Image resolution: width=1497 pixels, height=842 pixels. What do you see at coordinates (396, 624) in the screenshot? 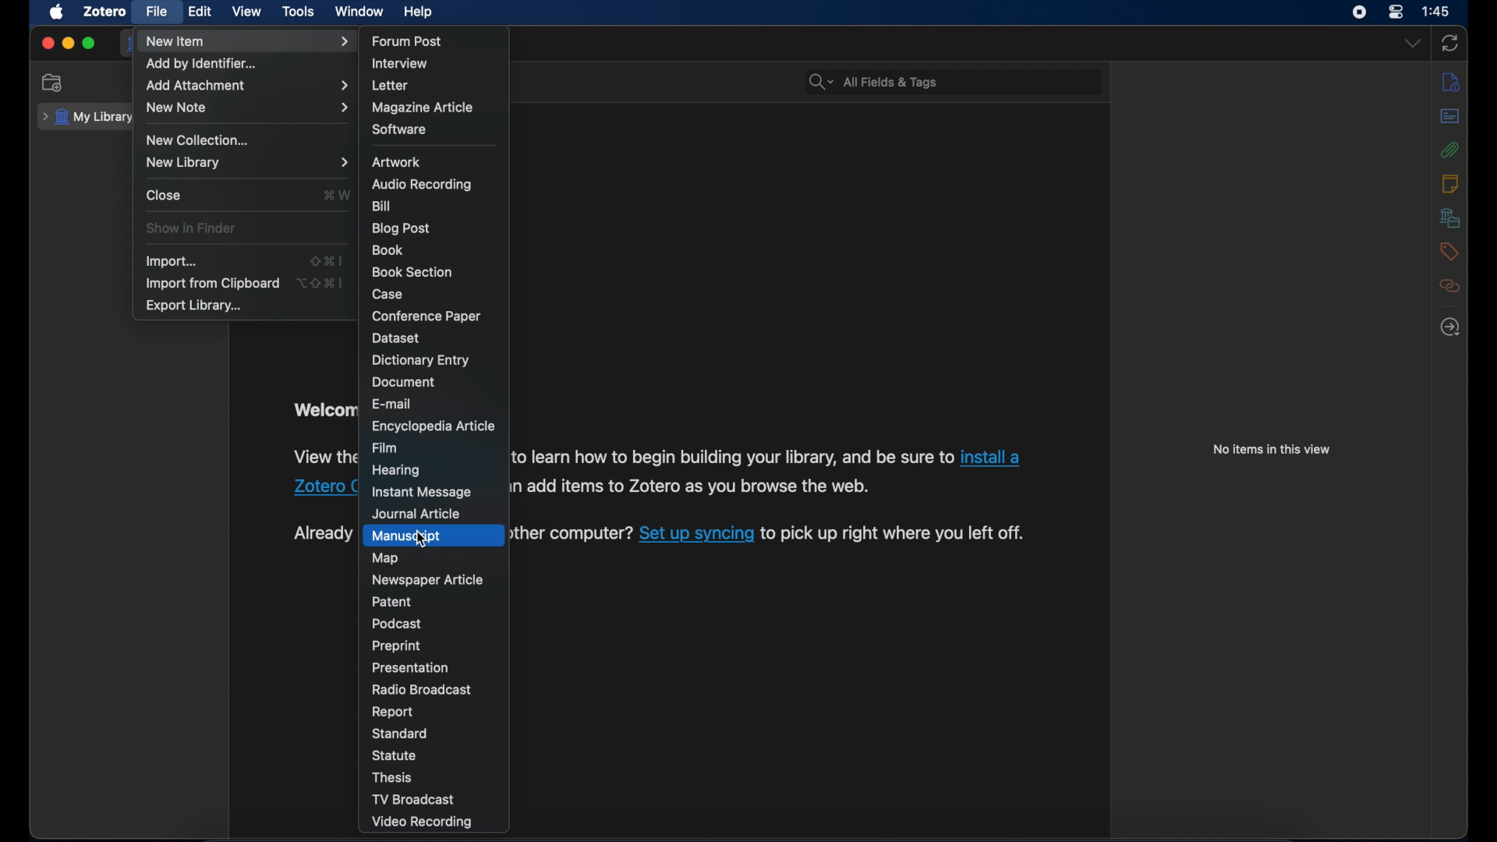
I see `podcast` at bounding box center [396, 624].